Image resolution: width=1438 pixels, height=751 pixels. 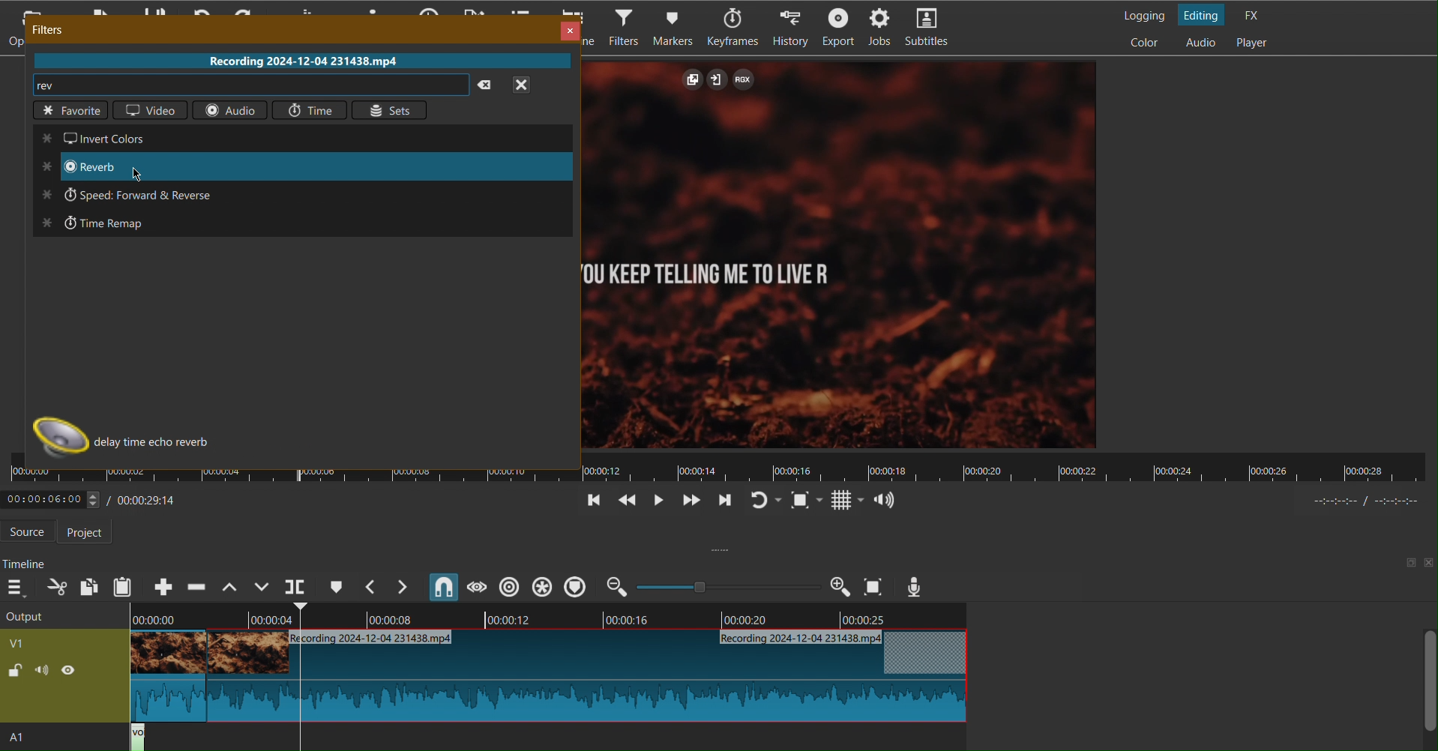 I want to click on Snap, so click(x=444, y=587).